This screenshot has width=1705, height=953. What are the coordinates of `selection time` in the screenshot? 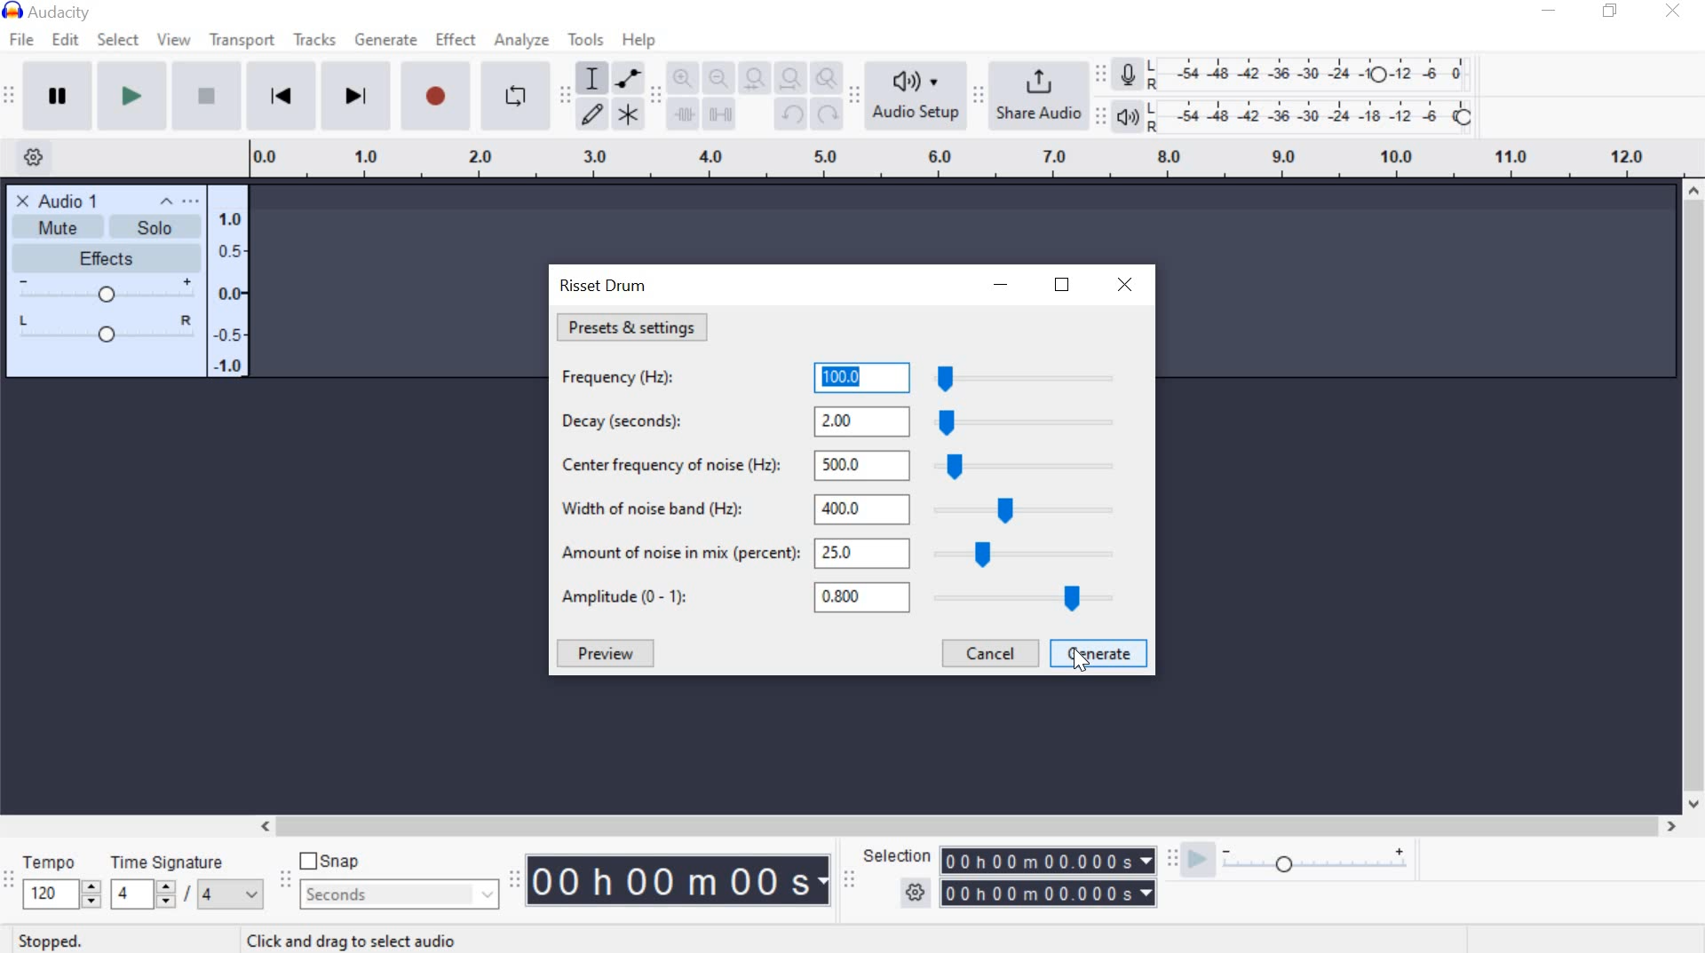 It's located at (1049, 876).